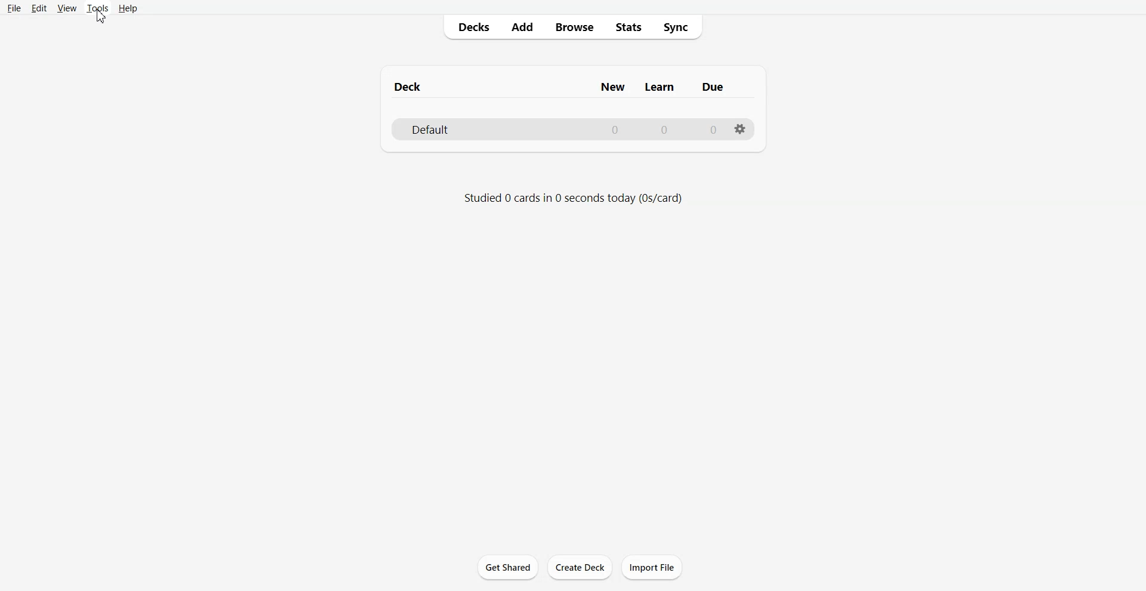  I want to click on Add, so click(521, 27).